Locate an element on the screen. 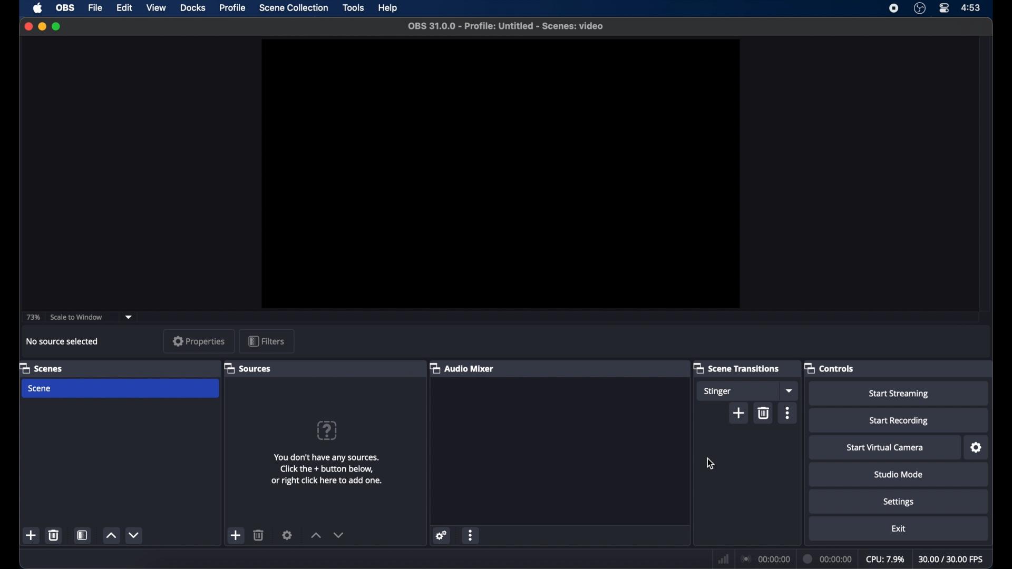 Image resolution: width=1012 pixels, height=569 pixels. question mark is located at coordinates (328, 430).